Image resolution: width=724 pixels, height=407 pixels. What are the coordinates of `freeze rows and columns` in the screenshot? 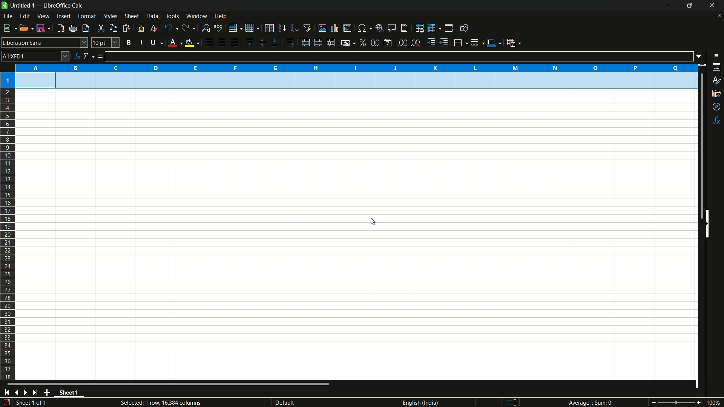 It's located at (434, 28).